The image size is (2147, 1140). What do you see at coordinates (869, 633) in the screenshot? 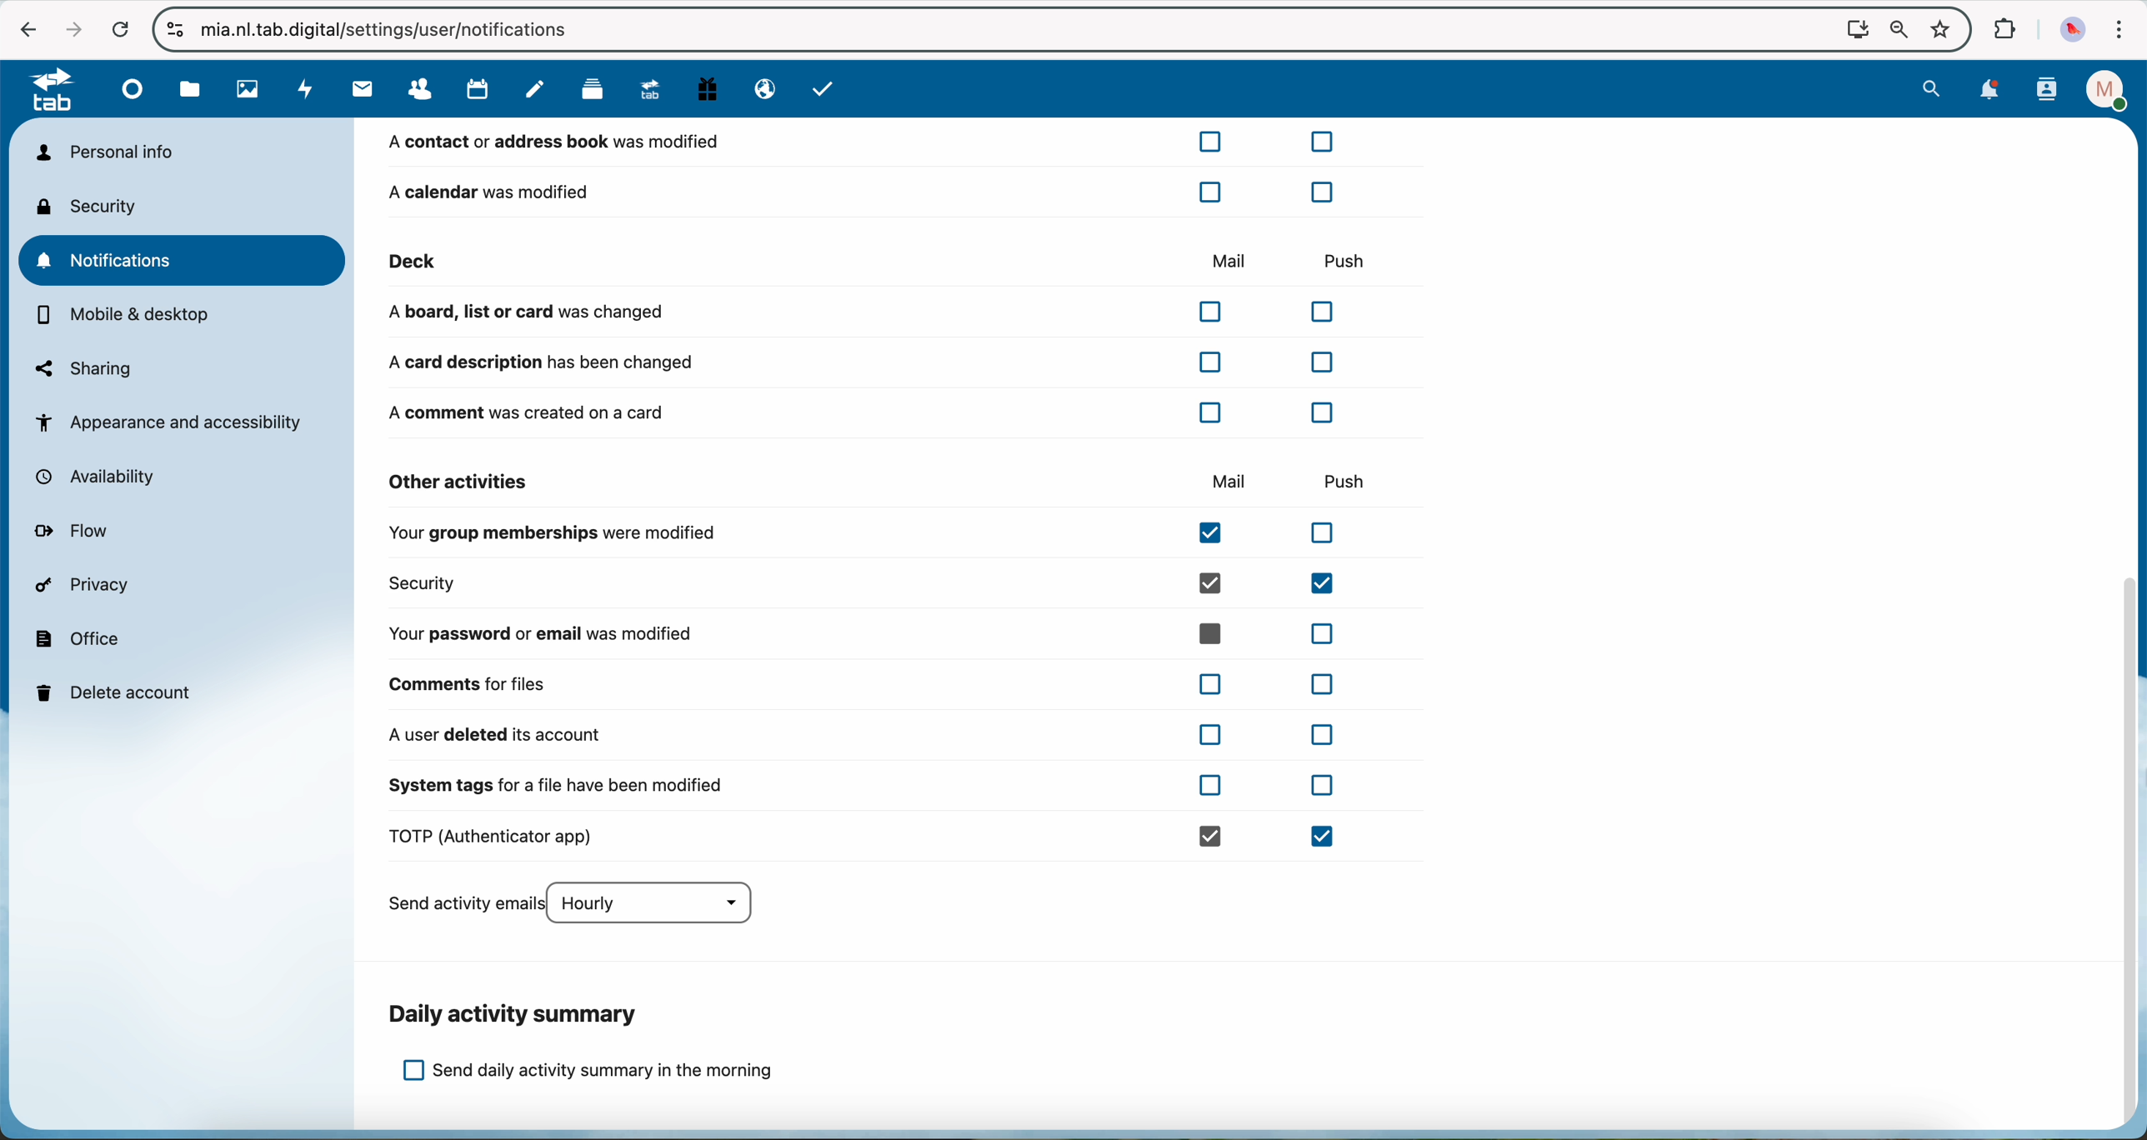
I see `your password or email was modified` at bounding box center [869, 633].